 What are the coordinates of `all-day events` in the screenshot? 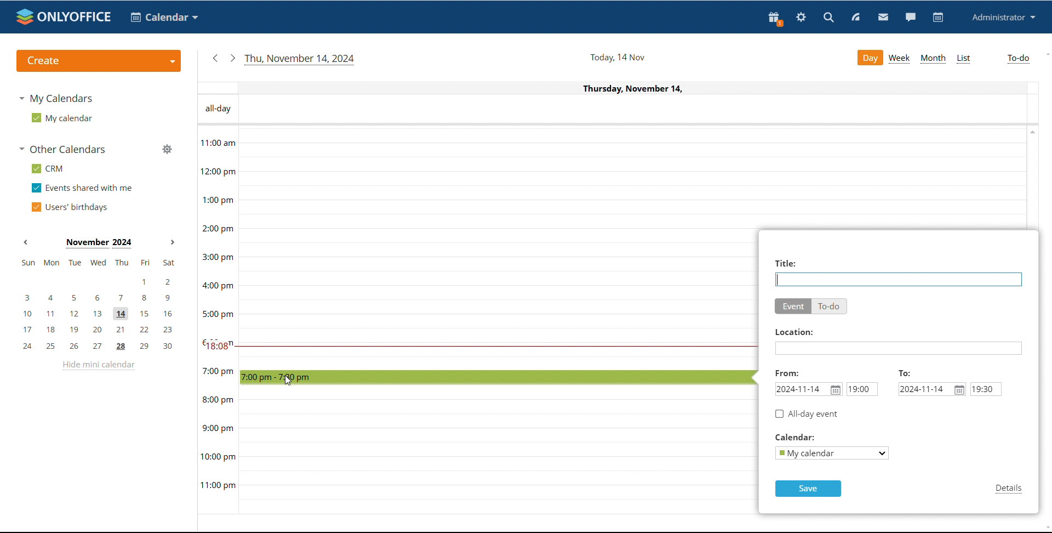 It's located at (641, 110).